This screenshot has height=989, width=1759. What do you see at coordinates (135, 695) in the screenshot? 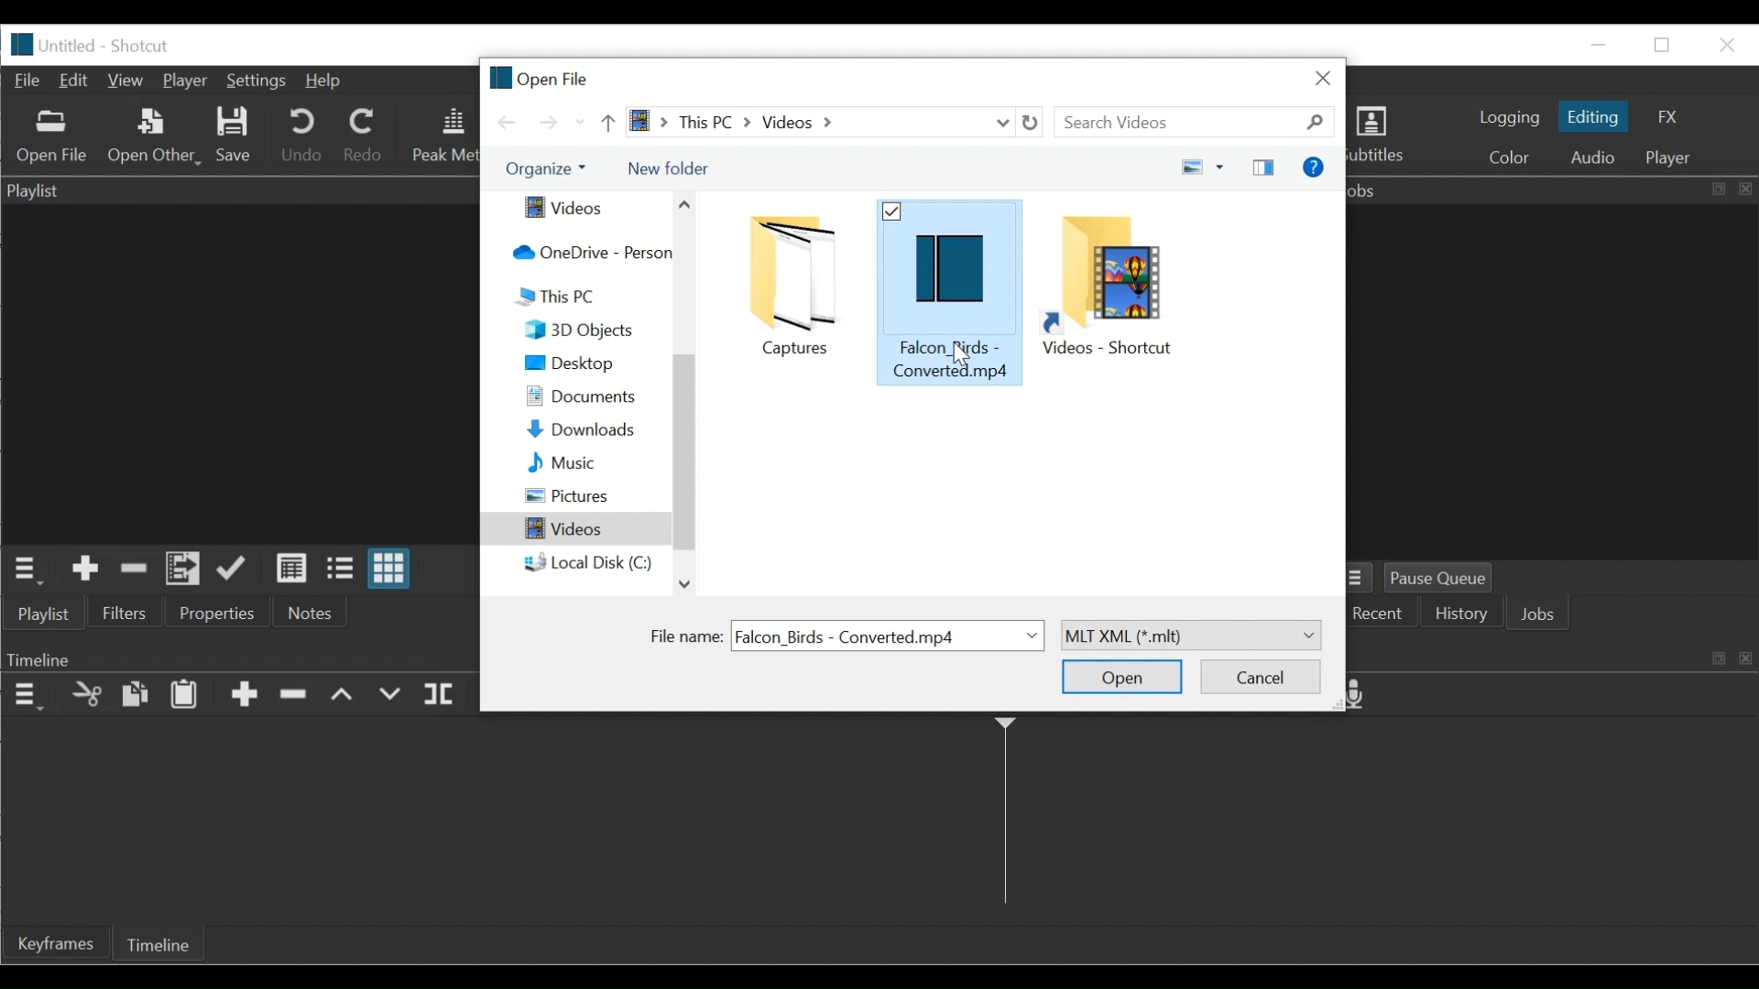
I see `Copy` at bounding box center [135, 695].